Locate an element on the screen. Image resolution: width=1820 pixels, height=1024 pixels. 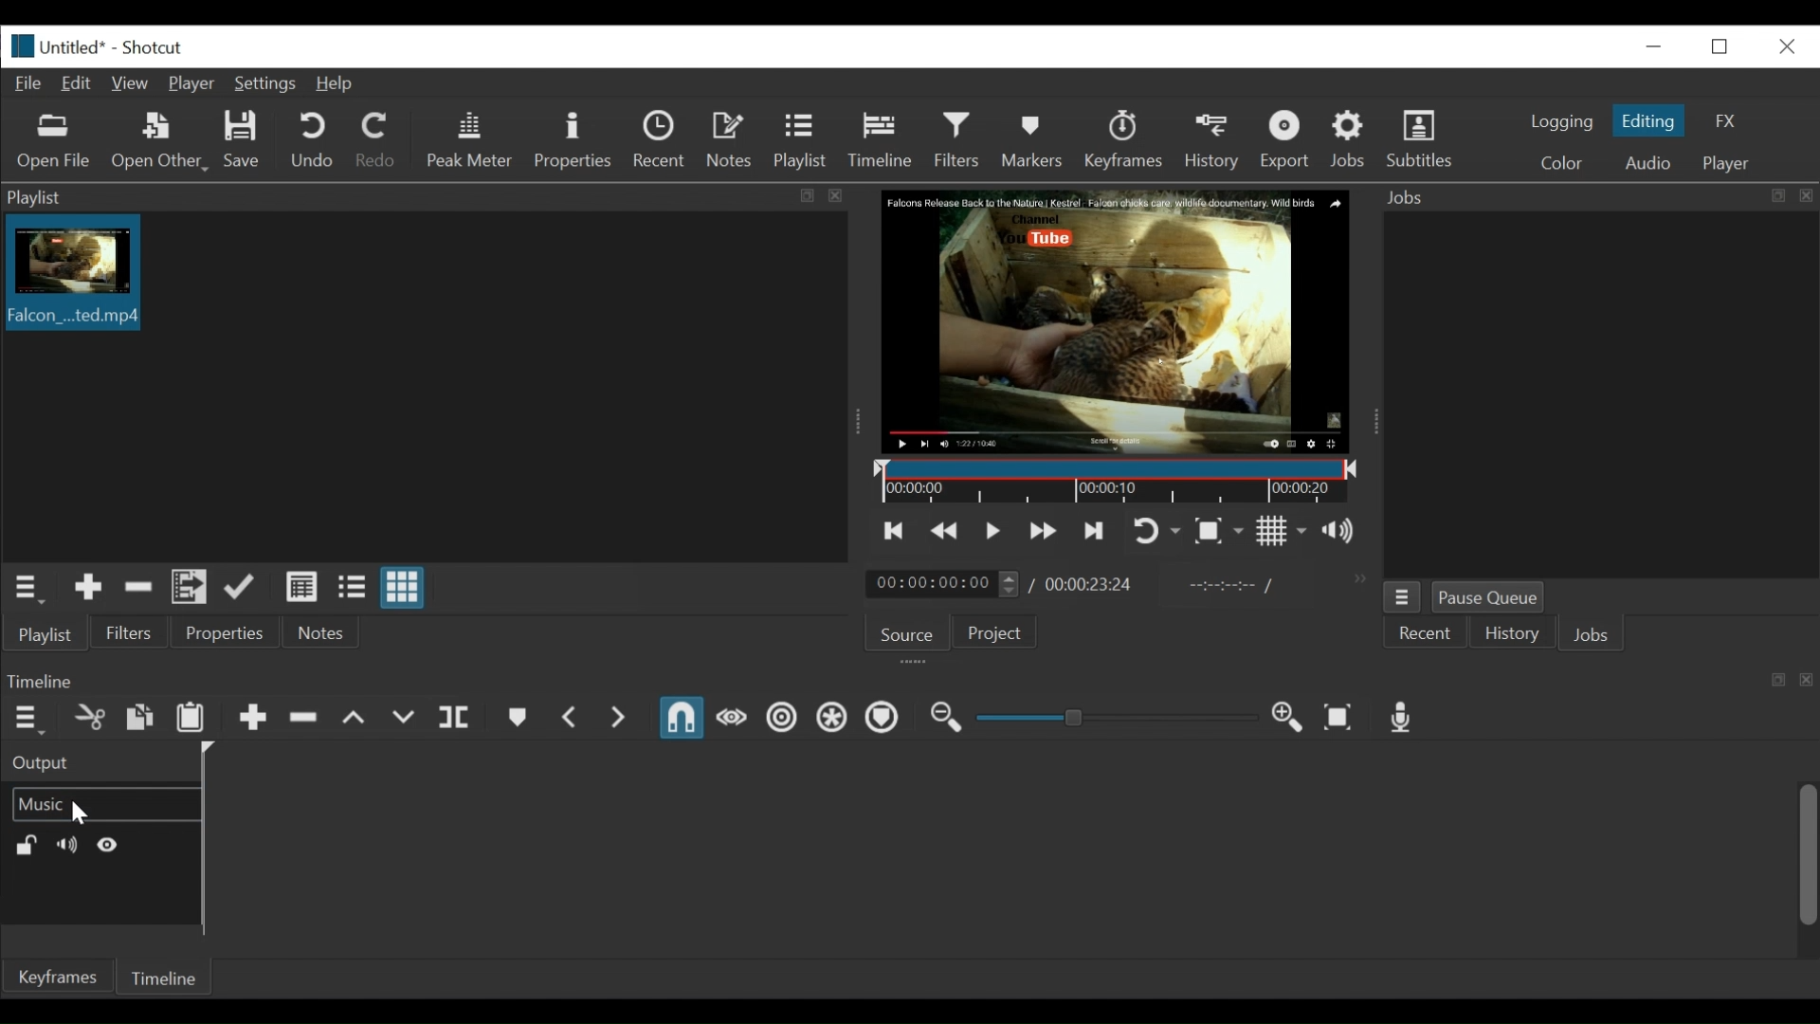
Playlist menu is located at coordinates (25, 587).